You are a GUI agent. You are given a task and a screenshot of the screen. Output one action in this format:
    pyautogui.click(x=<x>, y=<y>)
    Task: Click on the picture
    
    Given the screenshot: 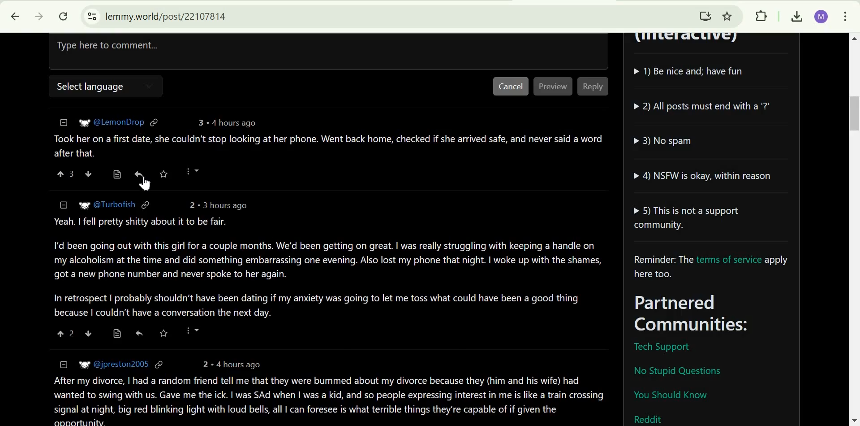 What is the action you would take?
    pyautogui.click(x=85, y=204)
    